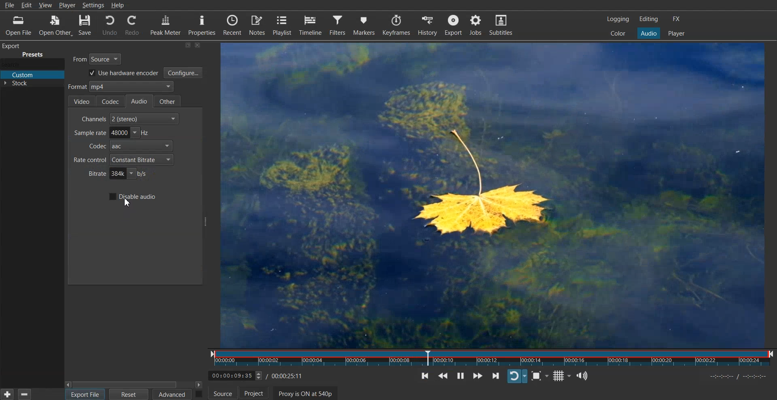 This screenshot has width=777, height=400. What do you see at coordinates (172, 394) in the screenshot?
I see `Advanced` at bounding box center [172, 394].